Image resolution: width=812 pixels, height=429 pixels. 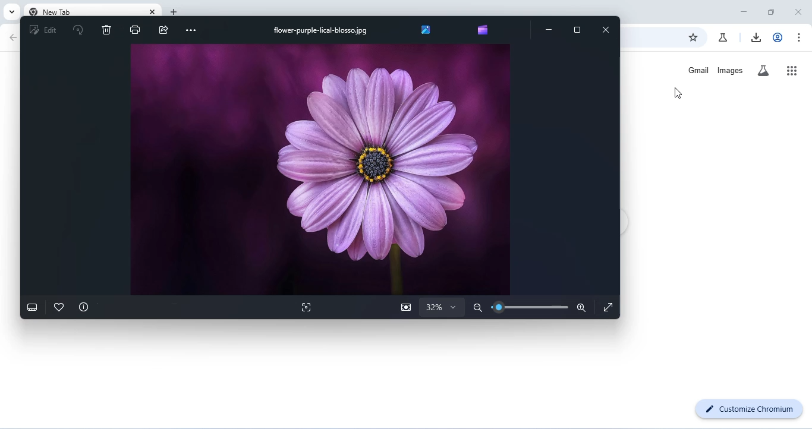 What do you see at coordinates (549, 30) in the screenshot?
I see `minimize` at bounding box center [549, 30].